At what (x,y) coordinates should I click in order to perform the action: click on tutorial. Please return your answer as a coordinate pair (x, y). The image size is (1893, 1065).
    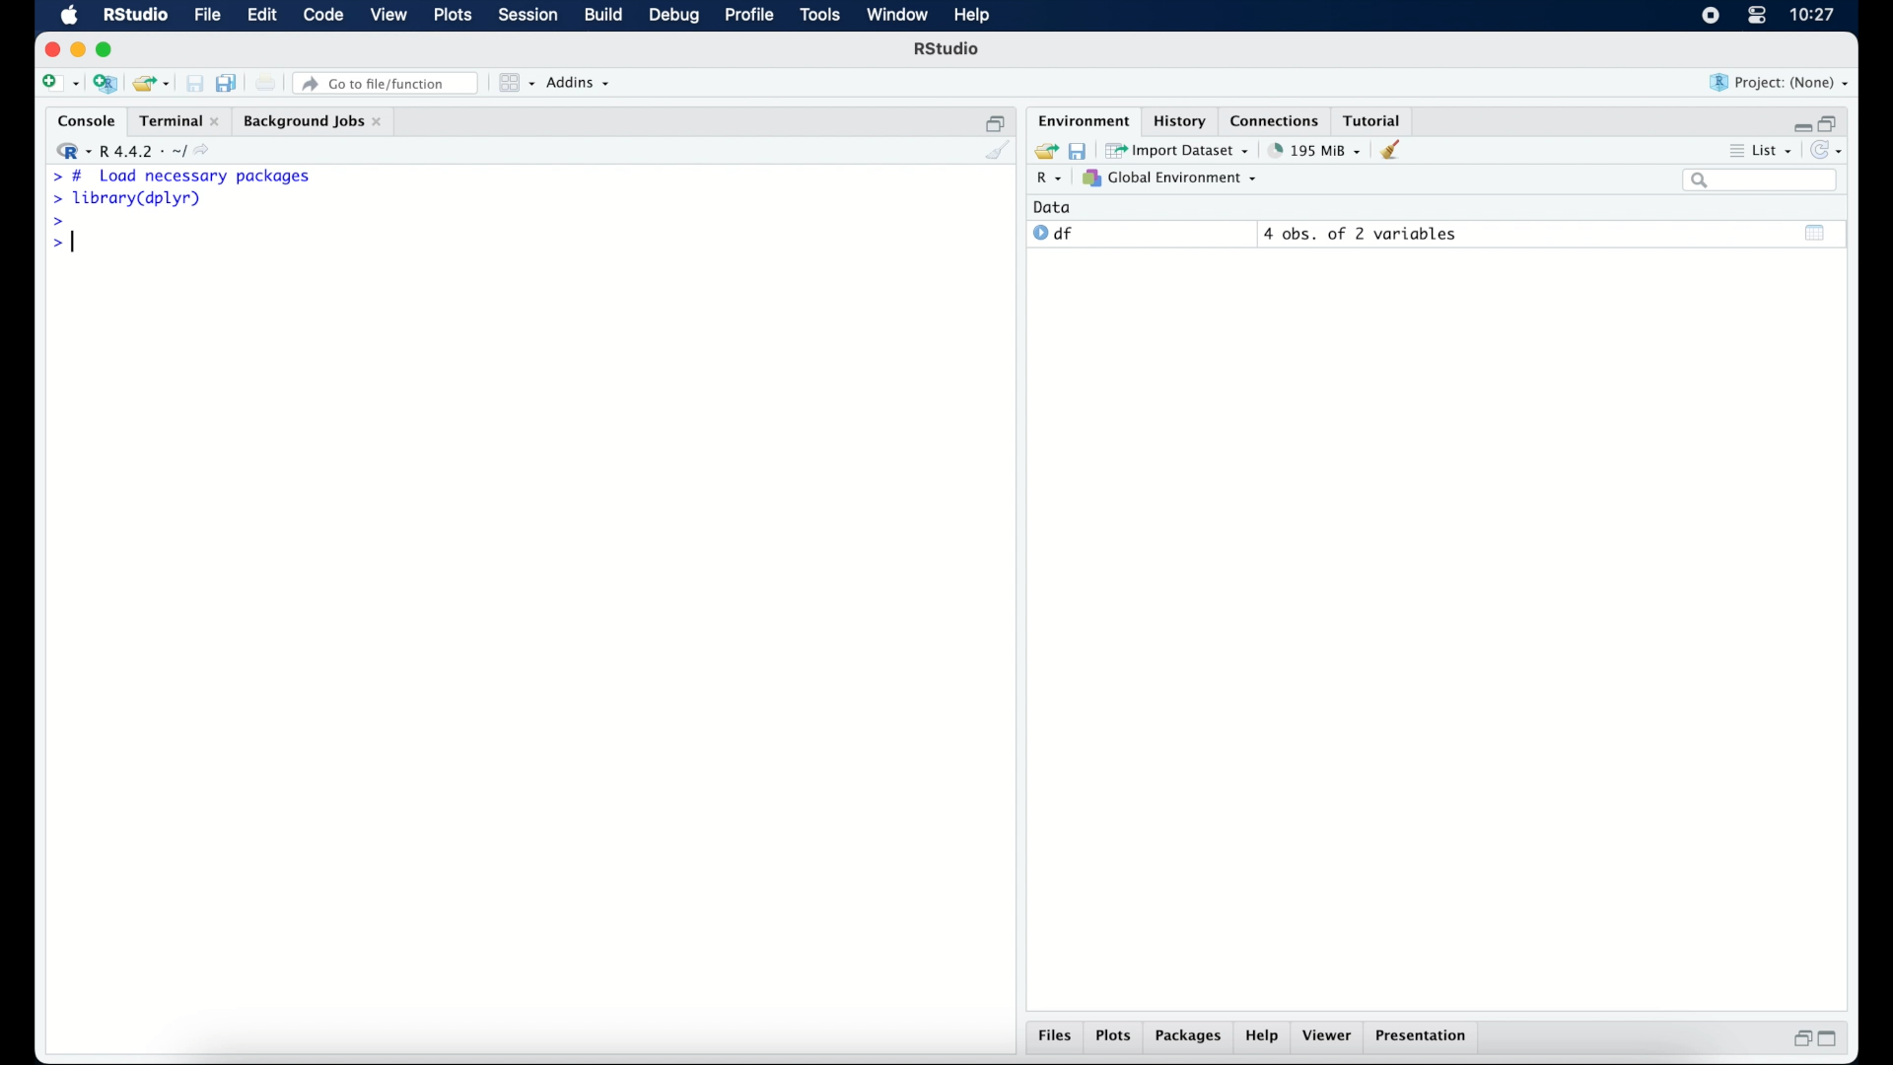
    Looking at the image, I should click on (1376, 119).